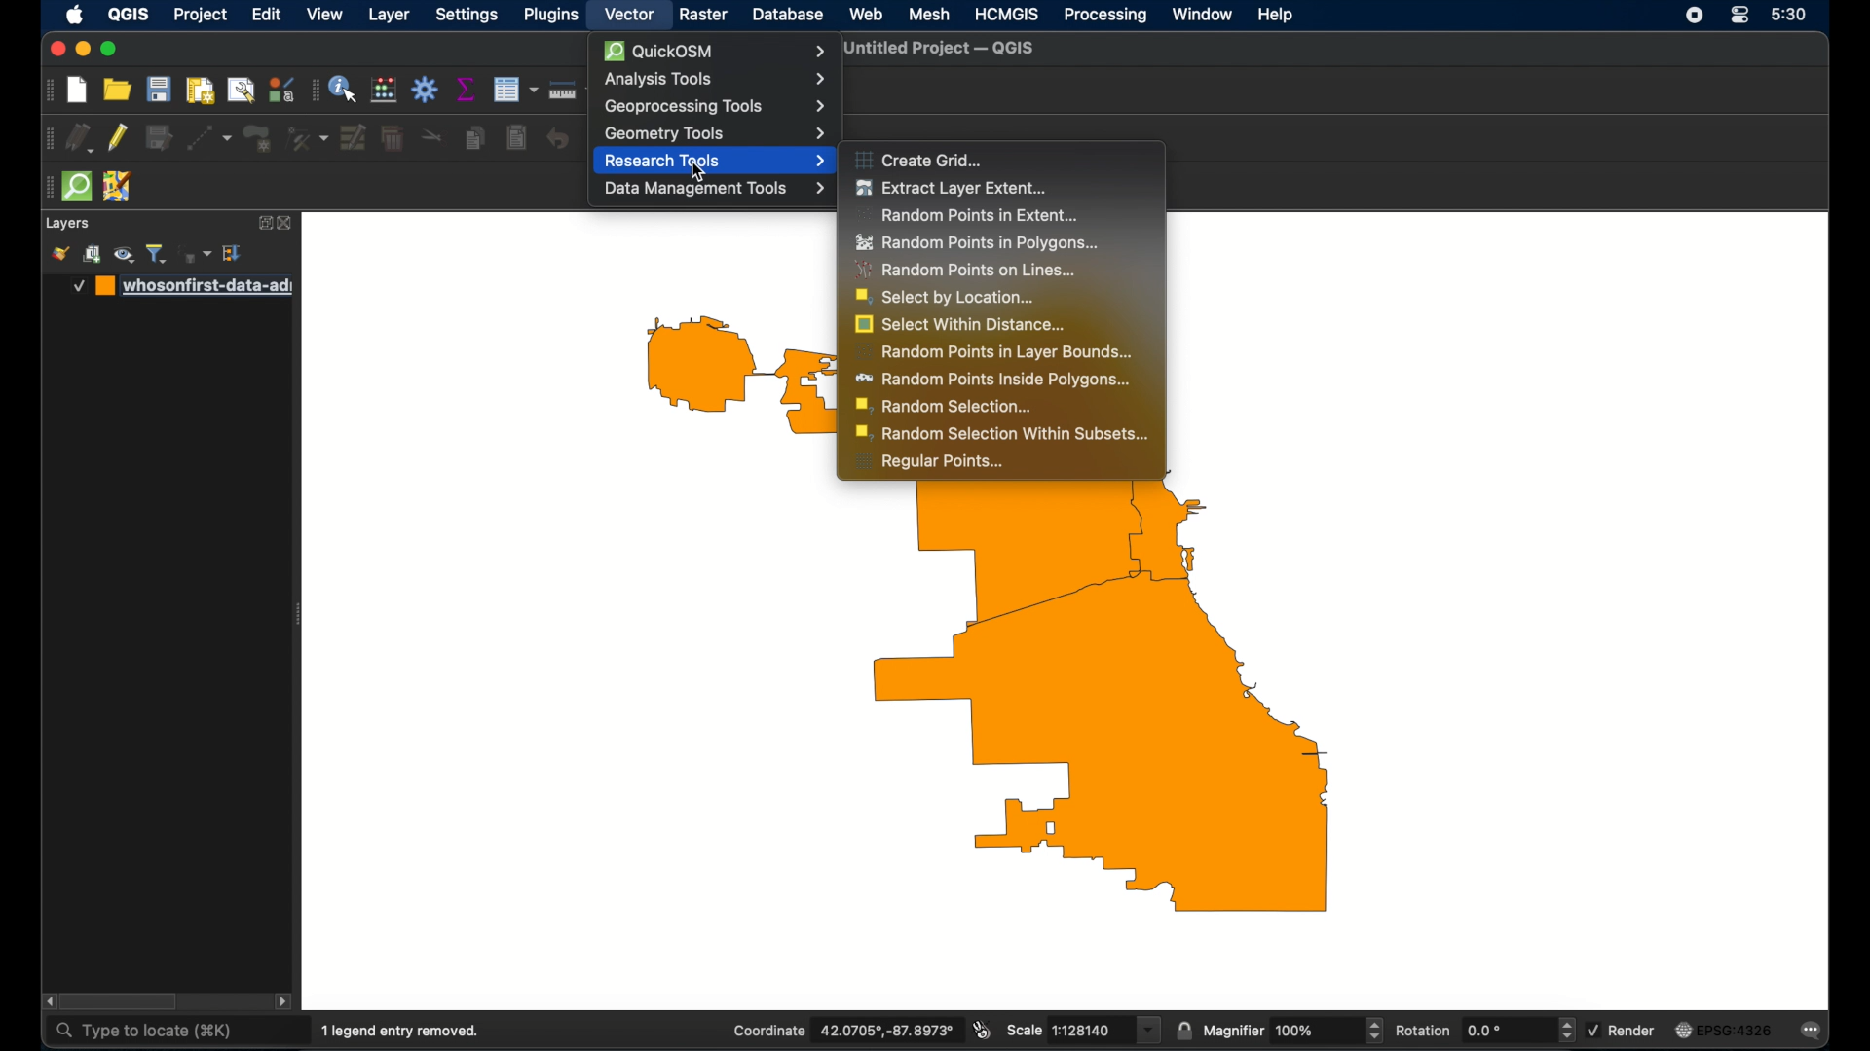 This screenshot has width=1870, height=1051. What do you see at coordinates (713, 132) in the screenshot?
I see `geometry tools menu` at bounding box center [713, 132].